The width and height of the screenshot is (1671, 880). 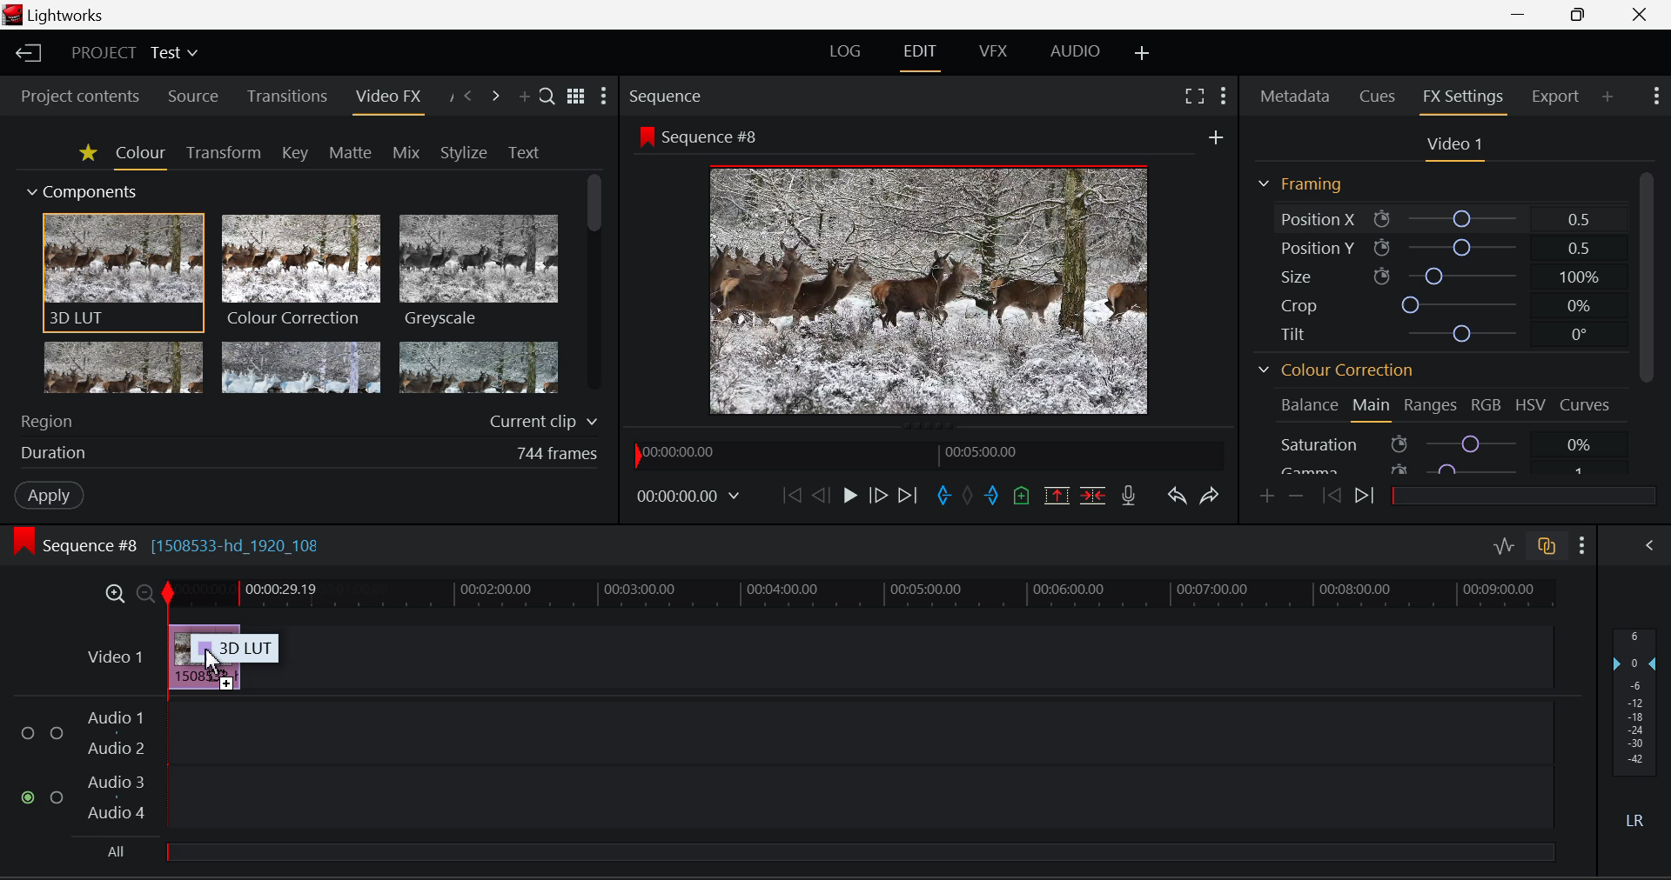 I want to click on Decibel Level, so click(x=1639, y=731).